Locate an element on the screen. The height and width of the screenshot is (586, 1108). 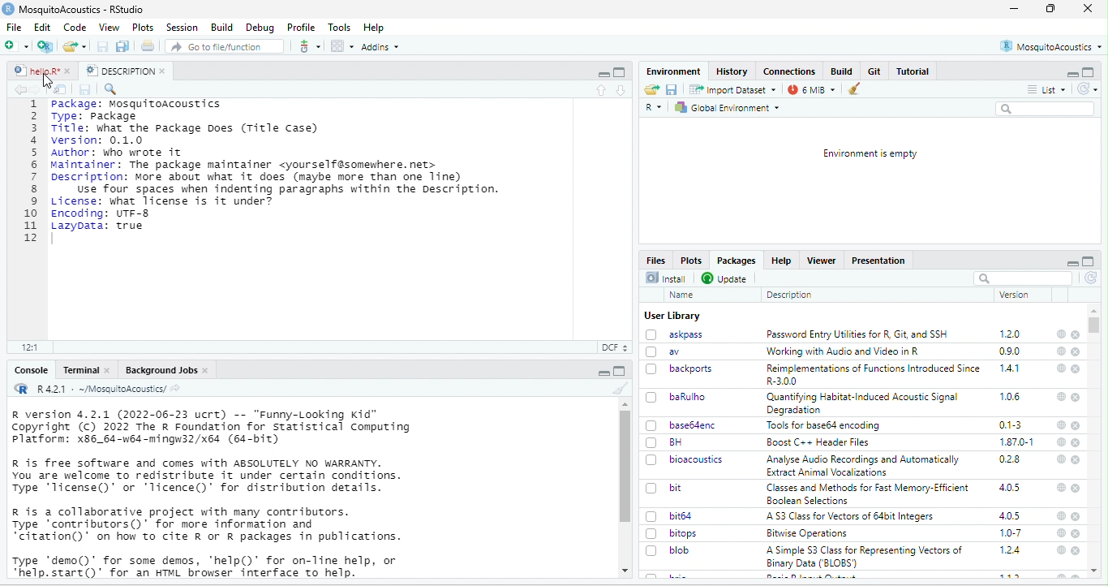
Connections is located at coordinates (789, 71).